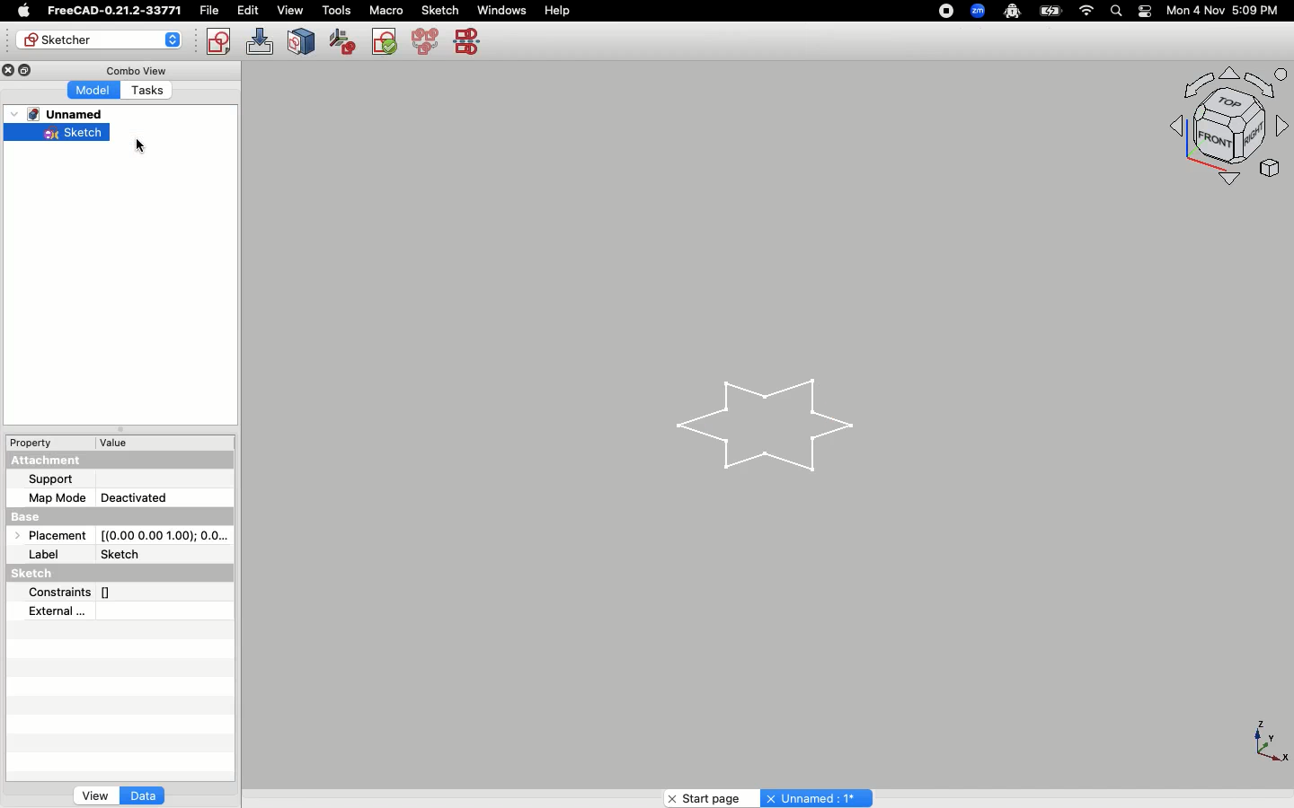 The width and height of the screenshot is (1294, 808). What do you see at coordinates (122, 553) in the screenshot?
I see `Sketch` at bounding box center [122, 553].